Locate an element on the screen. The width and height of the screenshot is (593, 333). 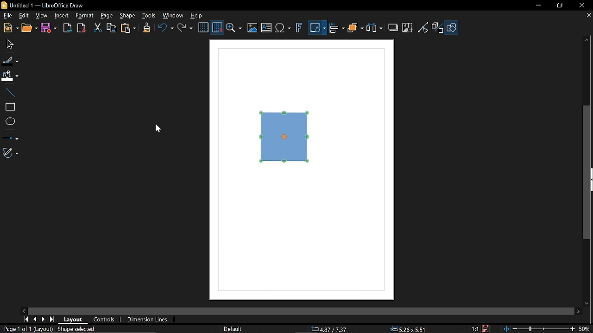
View is located at coordinates (41, 16).